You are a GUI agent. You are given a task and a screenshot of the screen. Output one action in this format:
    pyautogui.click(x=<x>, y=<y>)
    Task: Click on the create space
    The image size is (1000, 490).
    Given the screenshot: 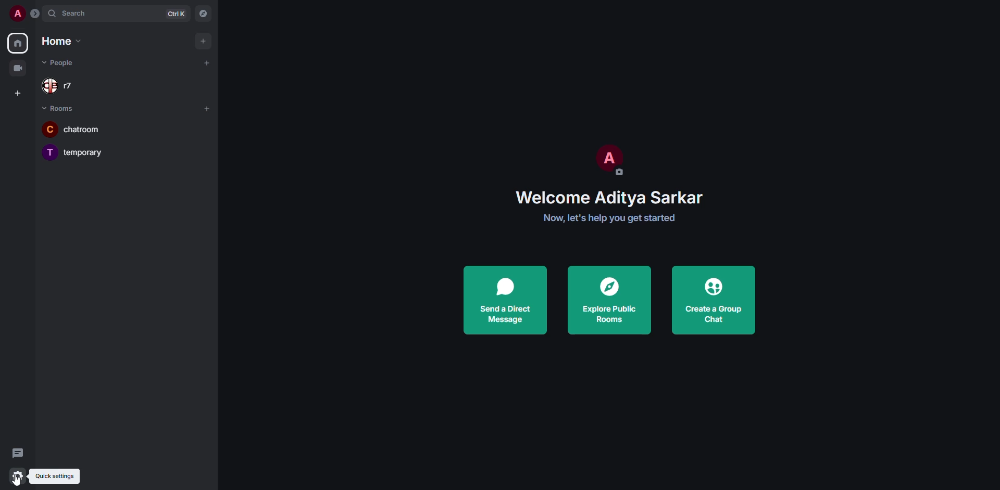 What is the action you would take?
    pyautogui.click(x=16, y=94)
    